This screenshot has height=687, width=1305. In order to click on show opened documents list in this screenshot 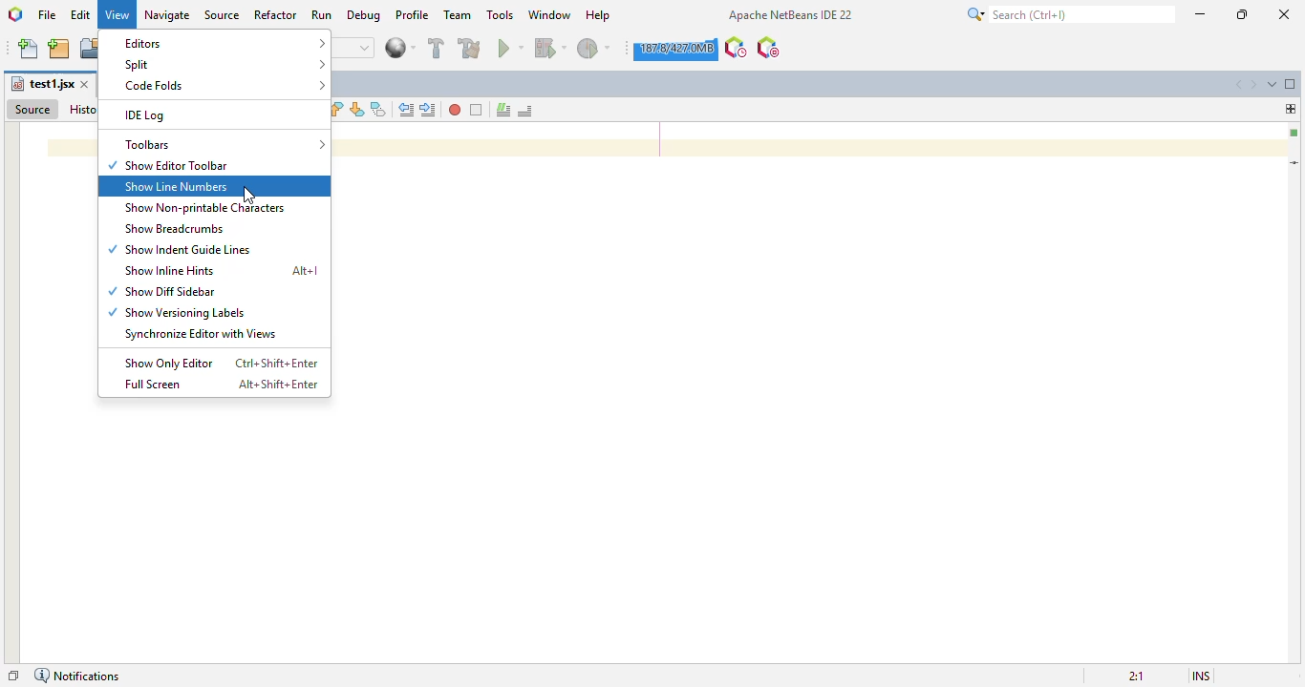, I will do `click(1273, 84)`.